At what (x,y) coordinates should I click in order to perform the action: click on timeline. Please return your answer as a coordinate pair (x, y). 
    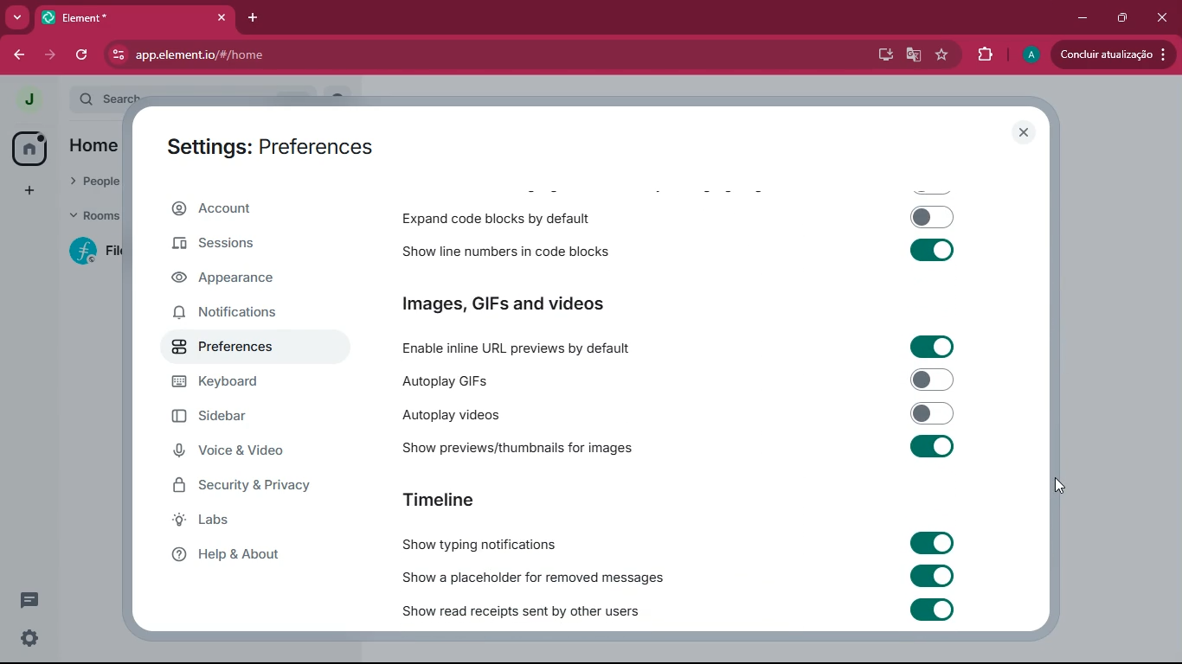
    Looking at the image, I should click on (440, 499).